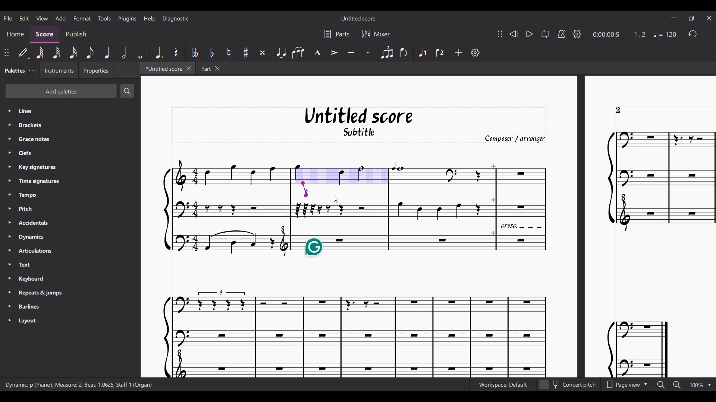 The height and width of the screenshot is (402, 716). I want to click on Metronome, so click(561, 34).